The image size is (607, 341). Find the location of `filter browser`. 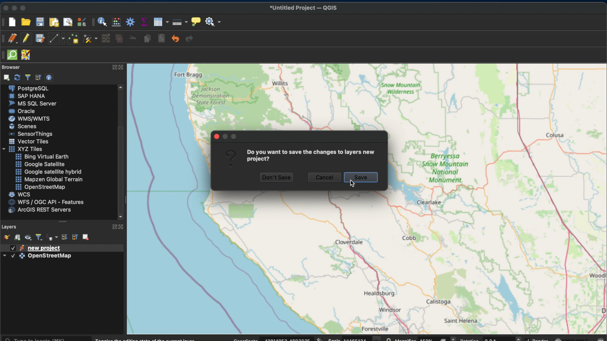

filter browser is located at coordinates (27, 77).